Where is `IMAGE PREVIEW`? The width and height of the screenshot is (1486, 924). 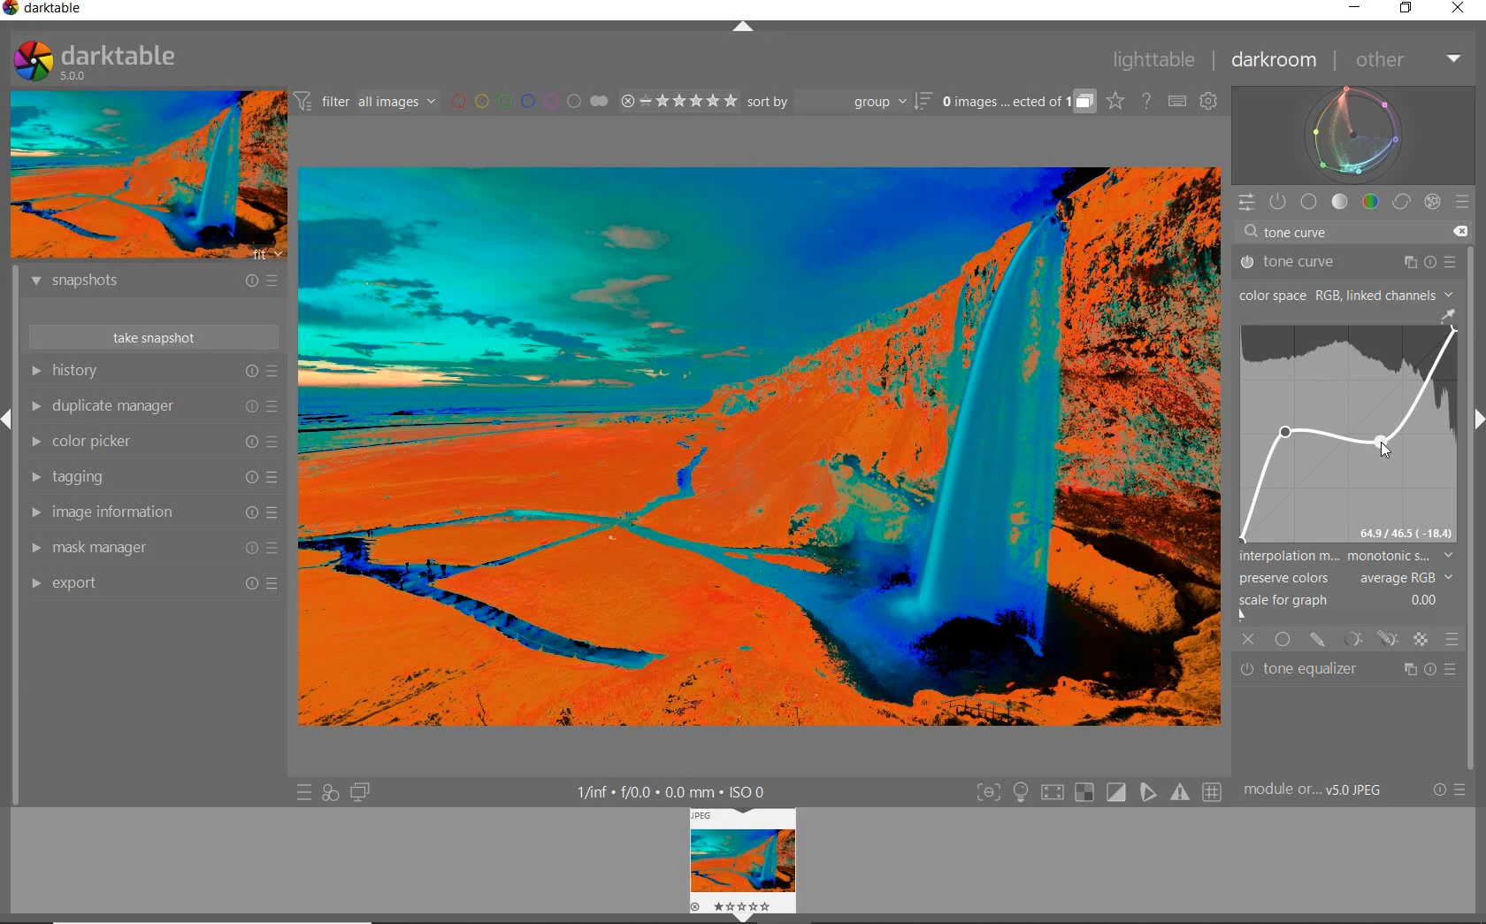
IMAGE PREVIEW is located at coordinates (146, 175).